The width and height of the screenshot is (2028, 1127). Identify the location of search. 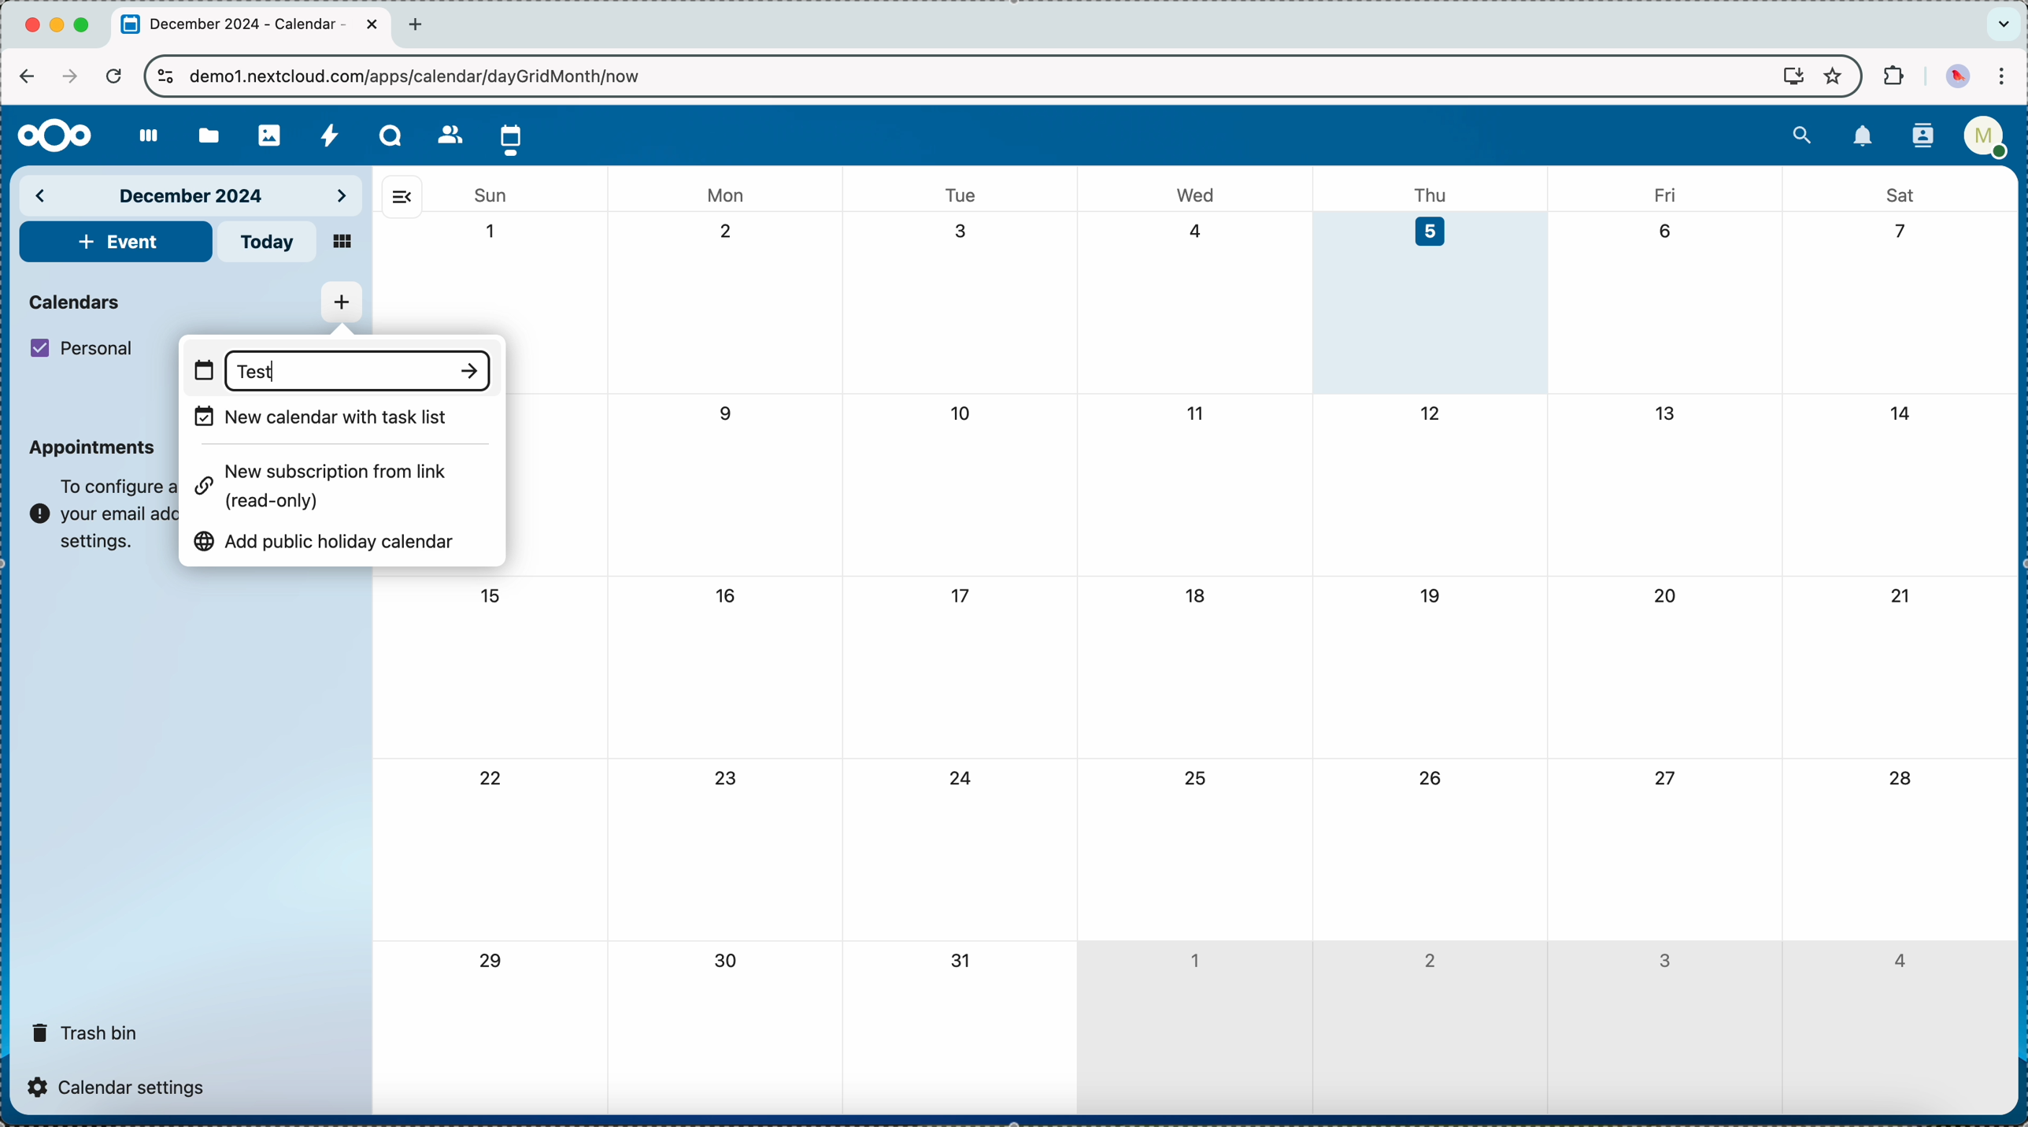
(1802, 133).